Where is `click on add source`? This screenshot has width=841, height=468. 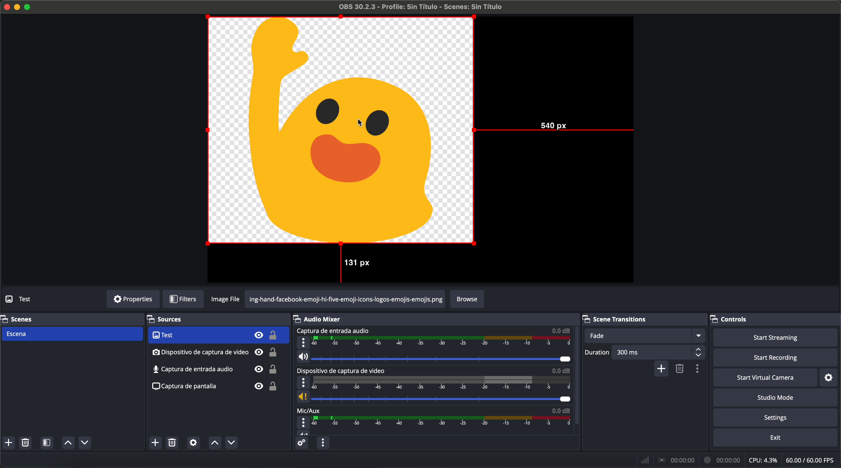 click on add source is located at coordinates (157, 443).